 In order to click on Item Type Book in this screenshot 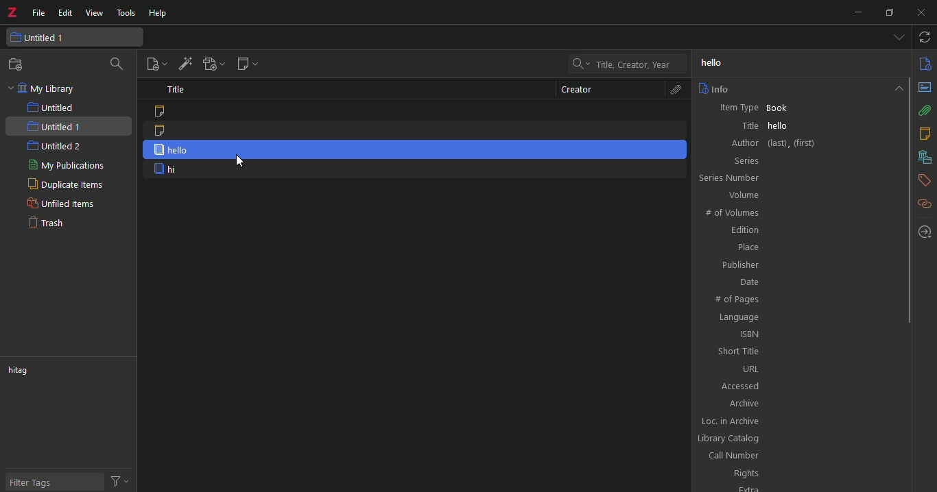, I will do `click(752, 108)`.